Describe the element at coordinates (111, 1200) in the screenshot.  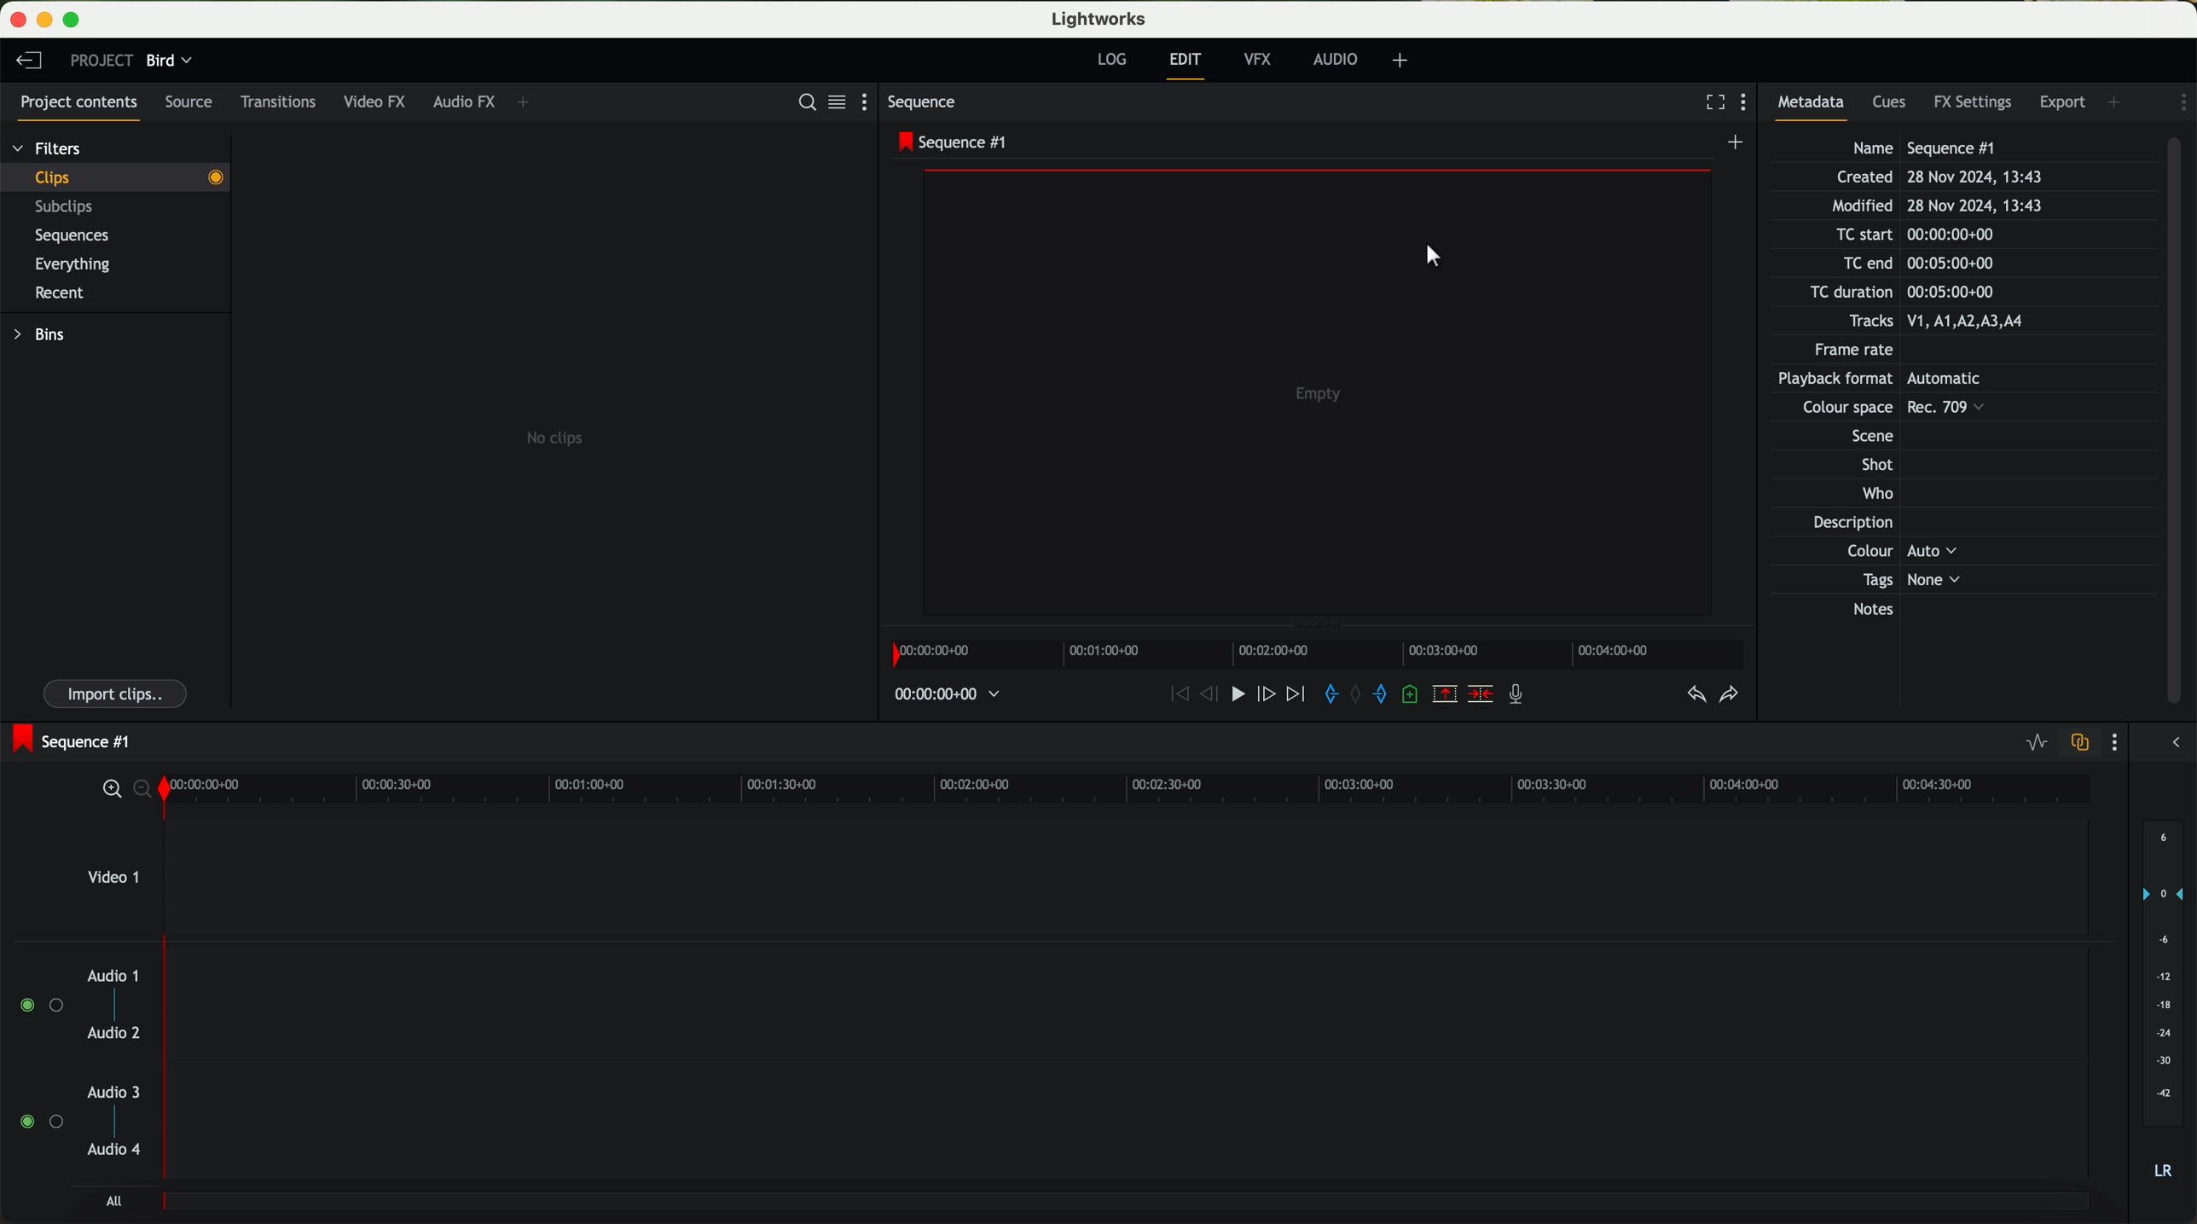
I see `all` at that location.